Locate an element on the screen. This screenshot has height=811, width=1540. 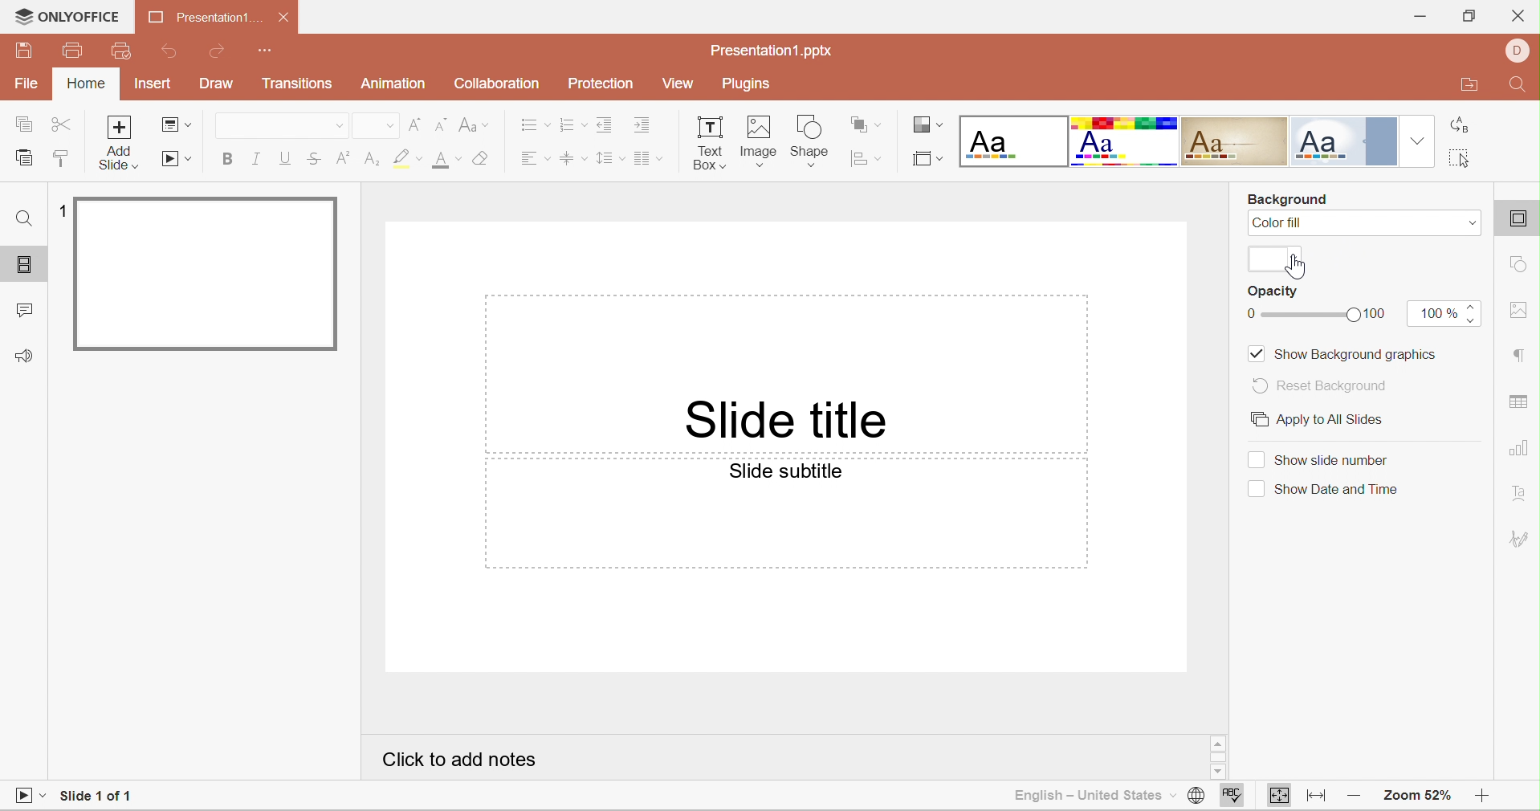
Vertical Align is located at coordinates (574, 161).